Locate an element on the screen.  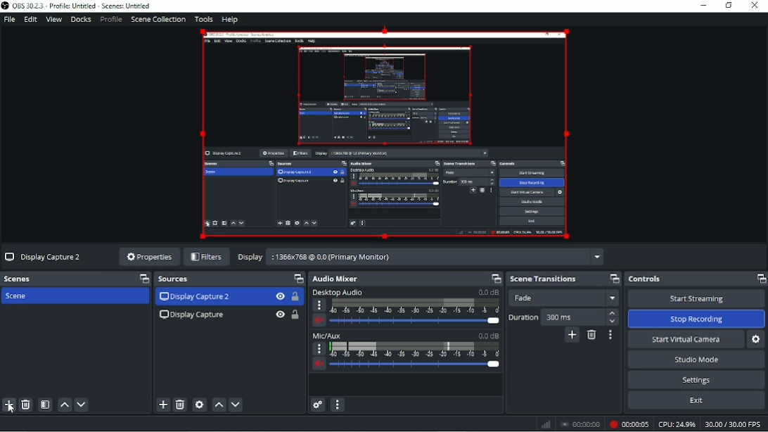
Scale is located at coordinates (416, 306).